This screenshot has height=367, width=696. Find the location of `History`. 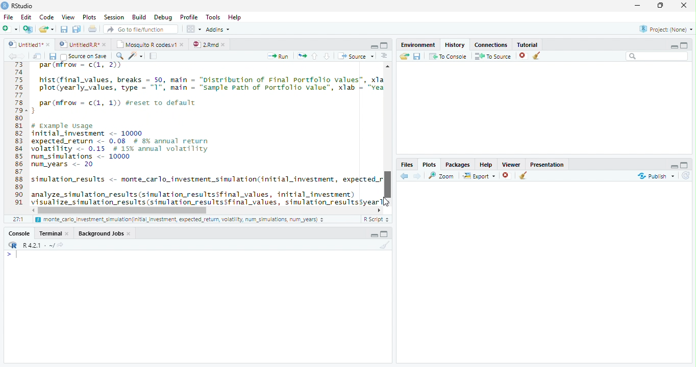

History is located at coordinates (454, 44).